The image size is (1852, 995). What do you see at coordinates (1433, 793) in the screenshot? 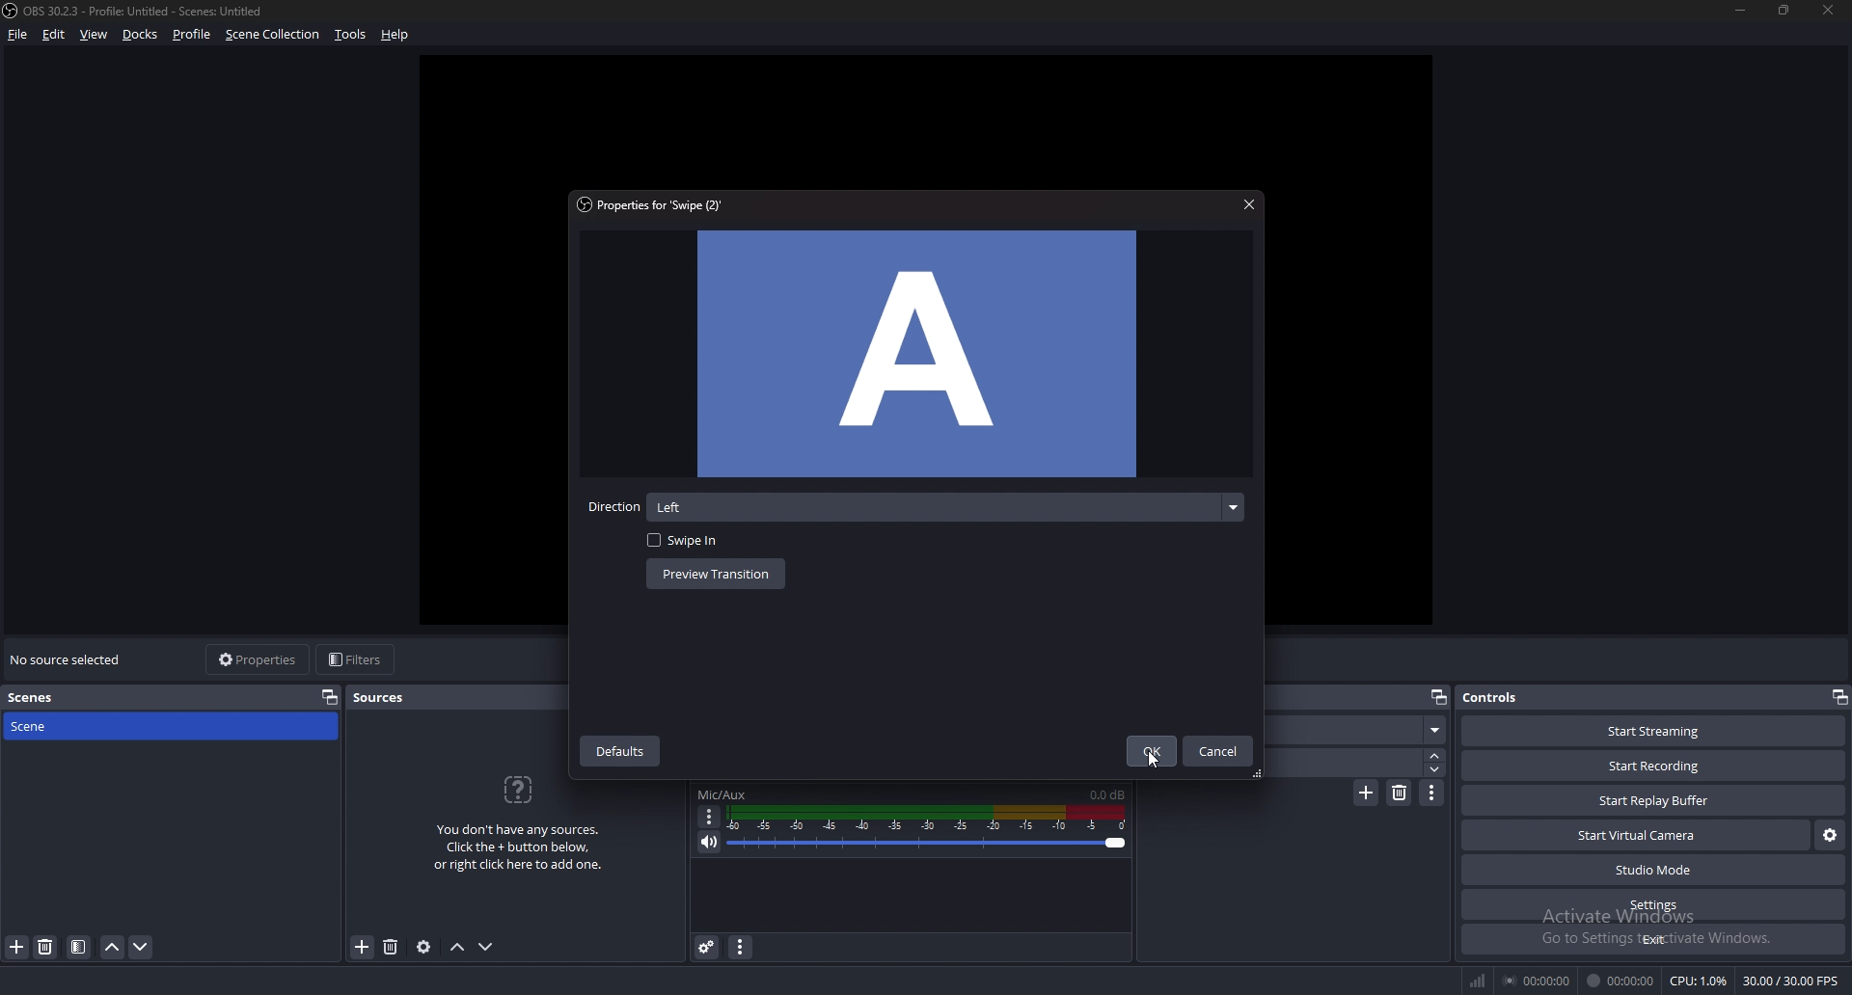
I see `transition properties` at bounding box center [1433, 793].